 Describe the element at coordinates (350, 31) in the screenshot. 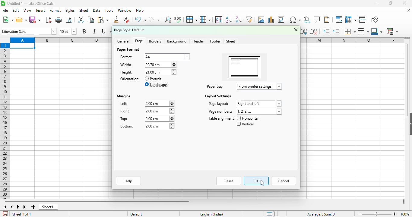

I see `borders` at that location.